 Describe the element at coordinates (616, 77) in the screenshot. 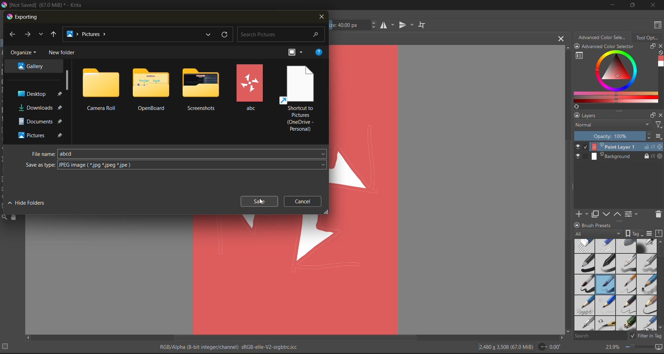

I see `advanced color selector` at that location.